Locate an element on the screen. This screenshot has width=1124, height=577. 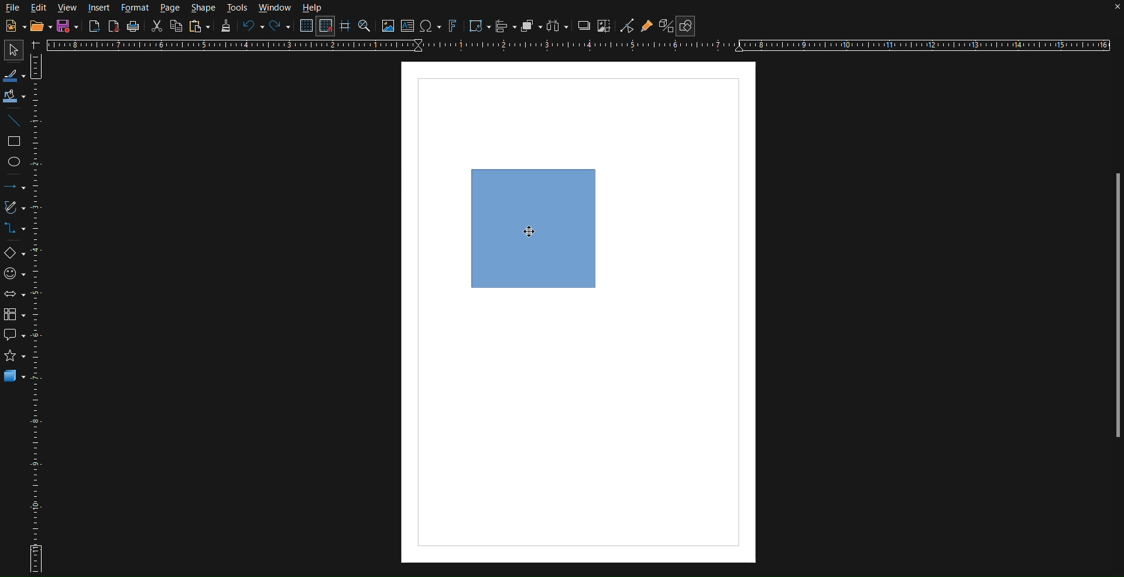
Align Objects is located at coordinates (507, 29).